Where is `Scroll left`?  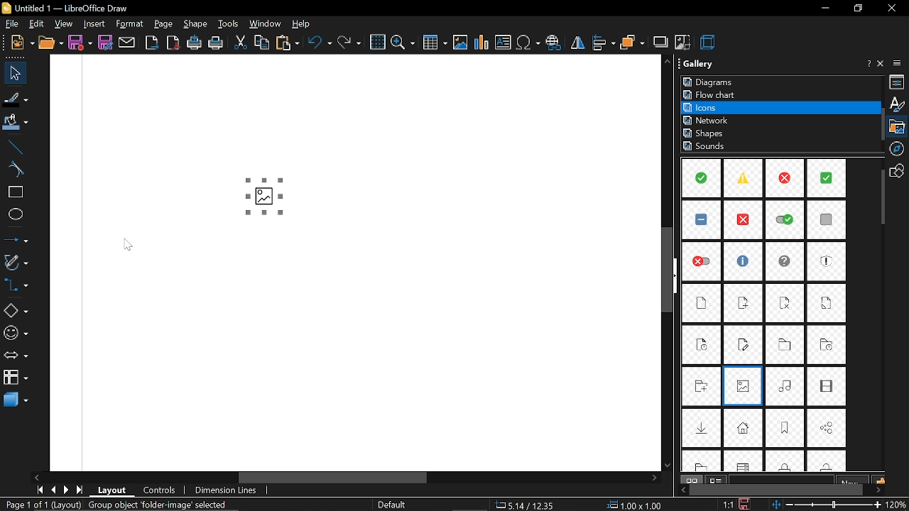
Scroll left is located at coordinates (38, 476).